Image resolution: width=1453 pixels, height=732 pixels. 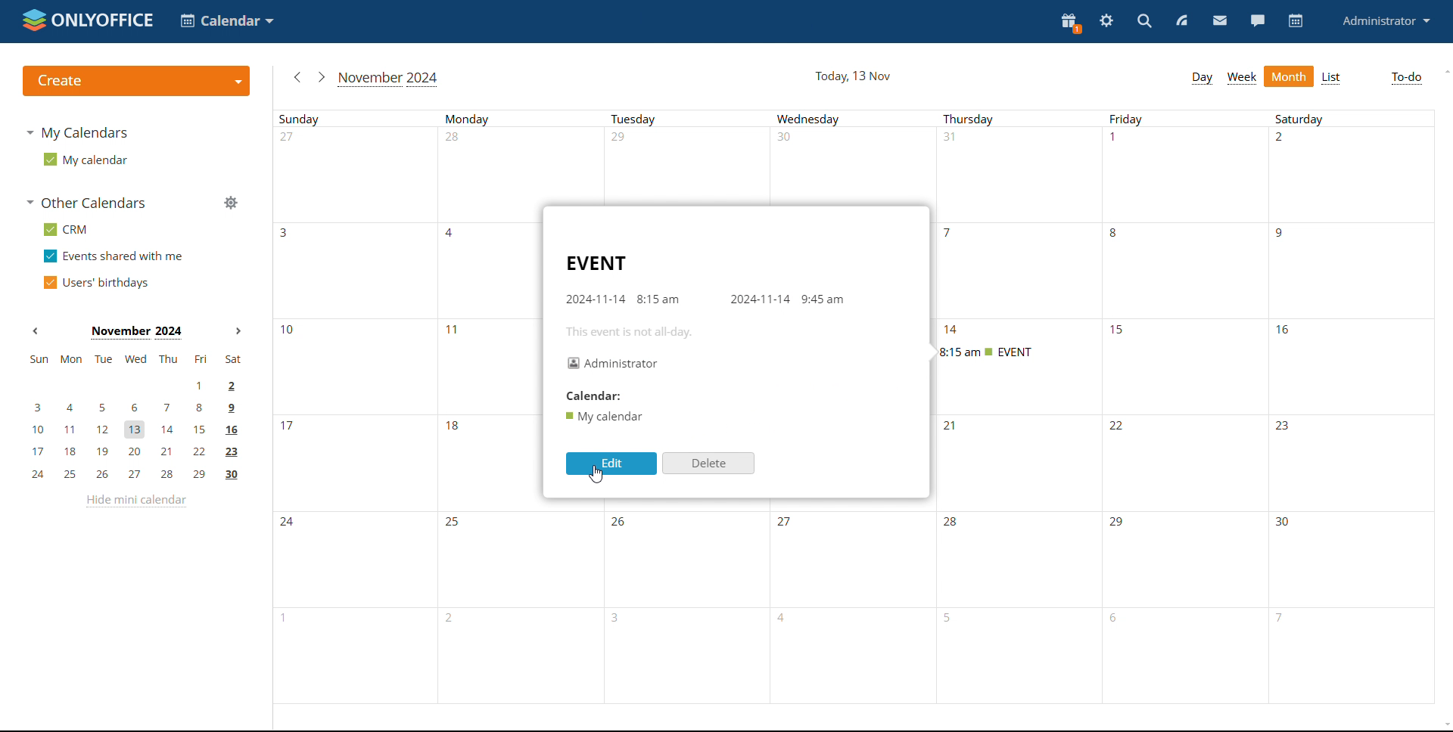 What do you see at coordinates (820, 118) in the screenshot?
I see `days` at bounding box center [820, 118].